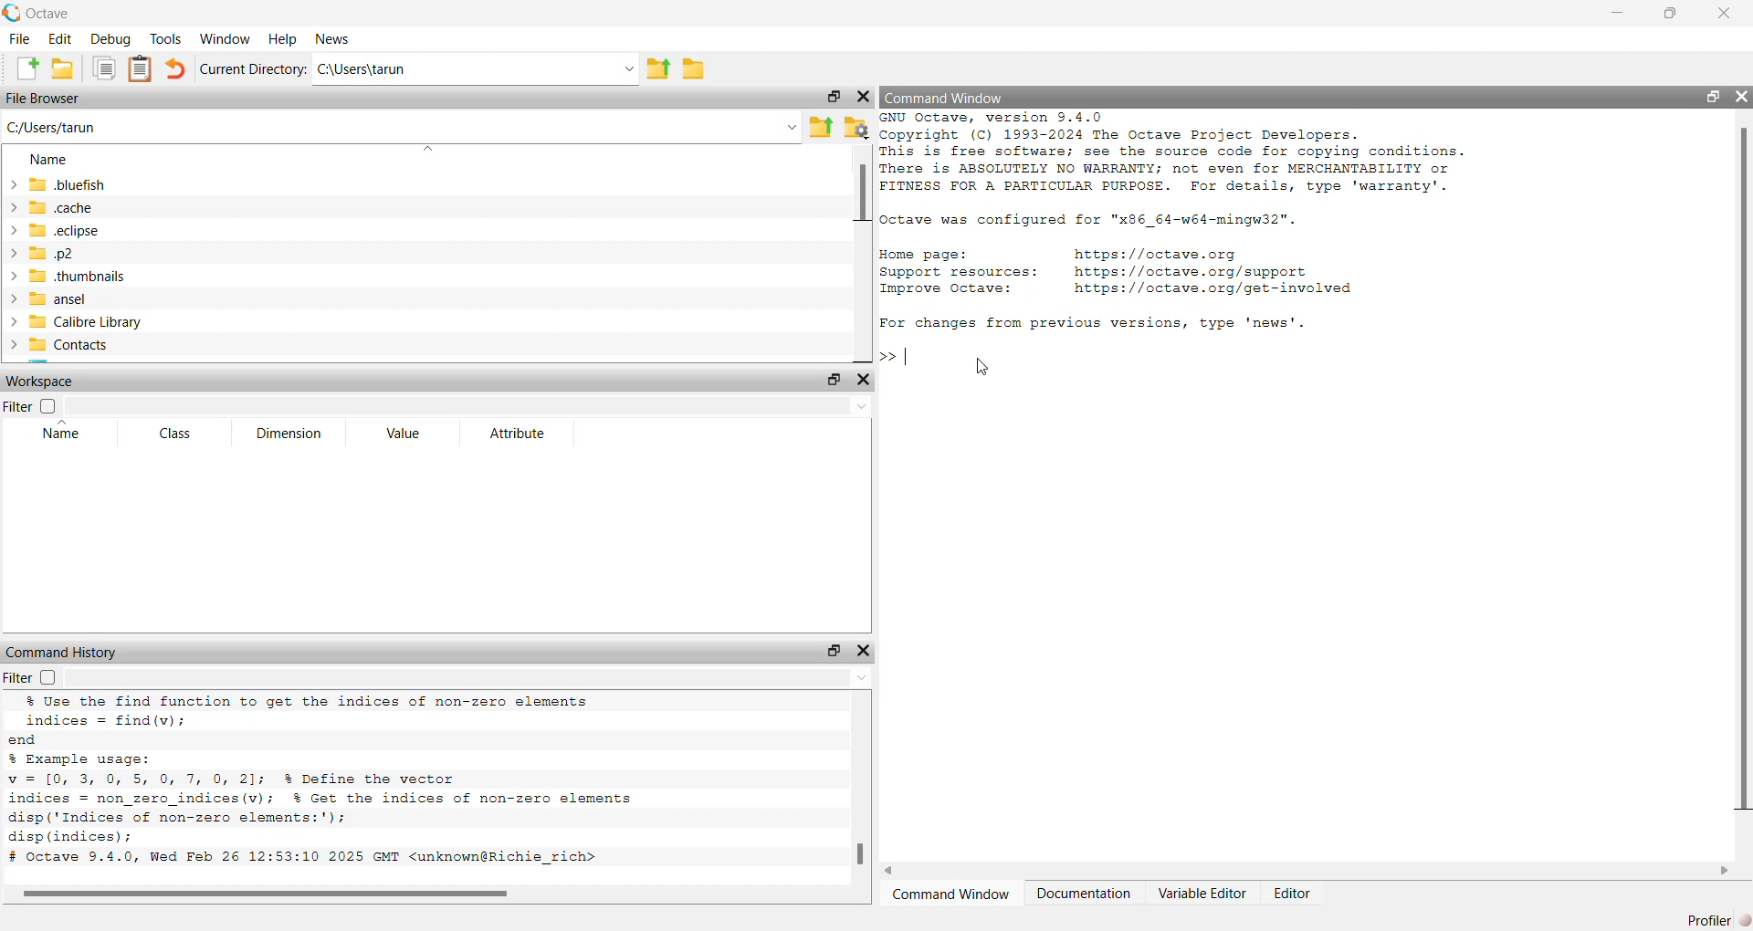 The height and width of the screenshot is (931, 1753). Describe the element at coordinates (58, 231) in the screenshot. I see `eclipse` at that location.